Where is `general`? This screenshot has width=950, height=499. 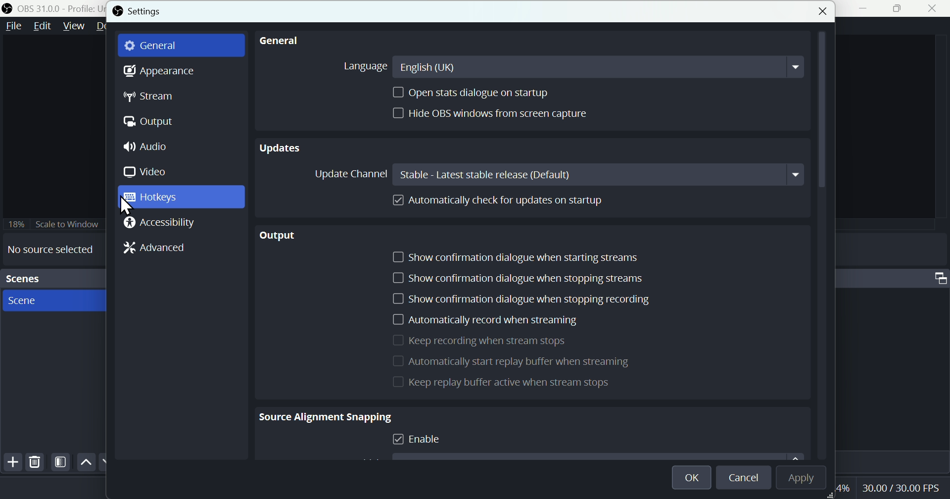
general is located at coordinates (182, 46).